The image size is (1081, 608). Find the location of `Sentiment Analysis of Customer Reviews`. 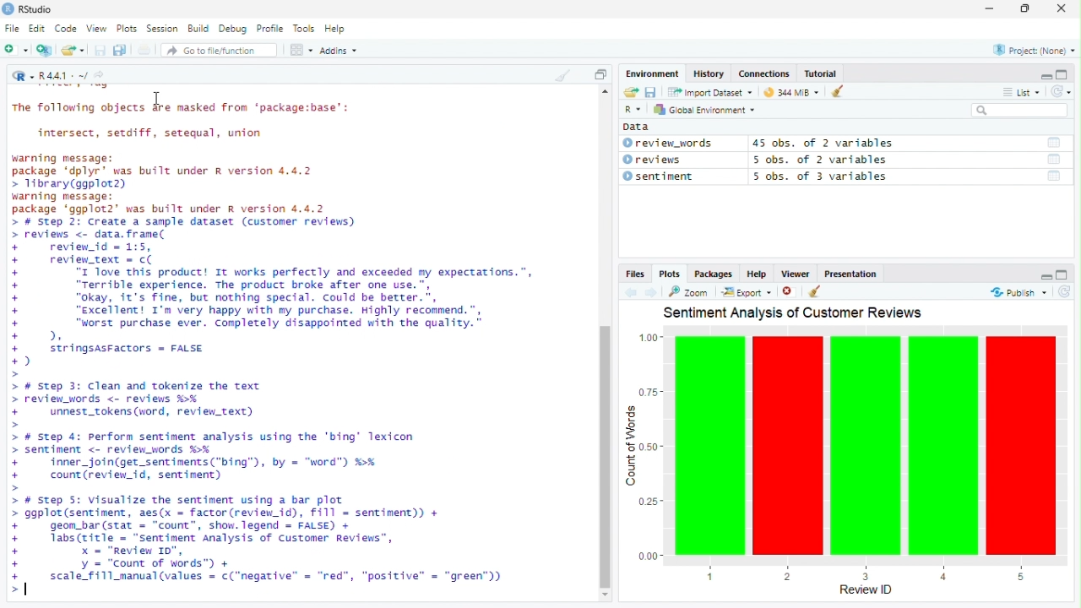

Sentiment Analysis of Customer Reviews is located at coordinates (795, 312).